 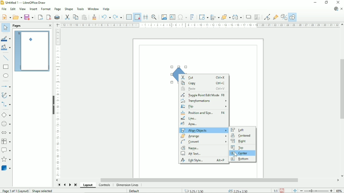 I want to click on Top, so click(x=237, y=147).